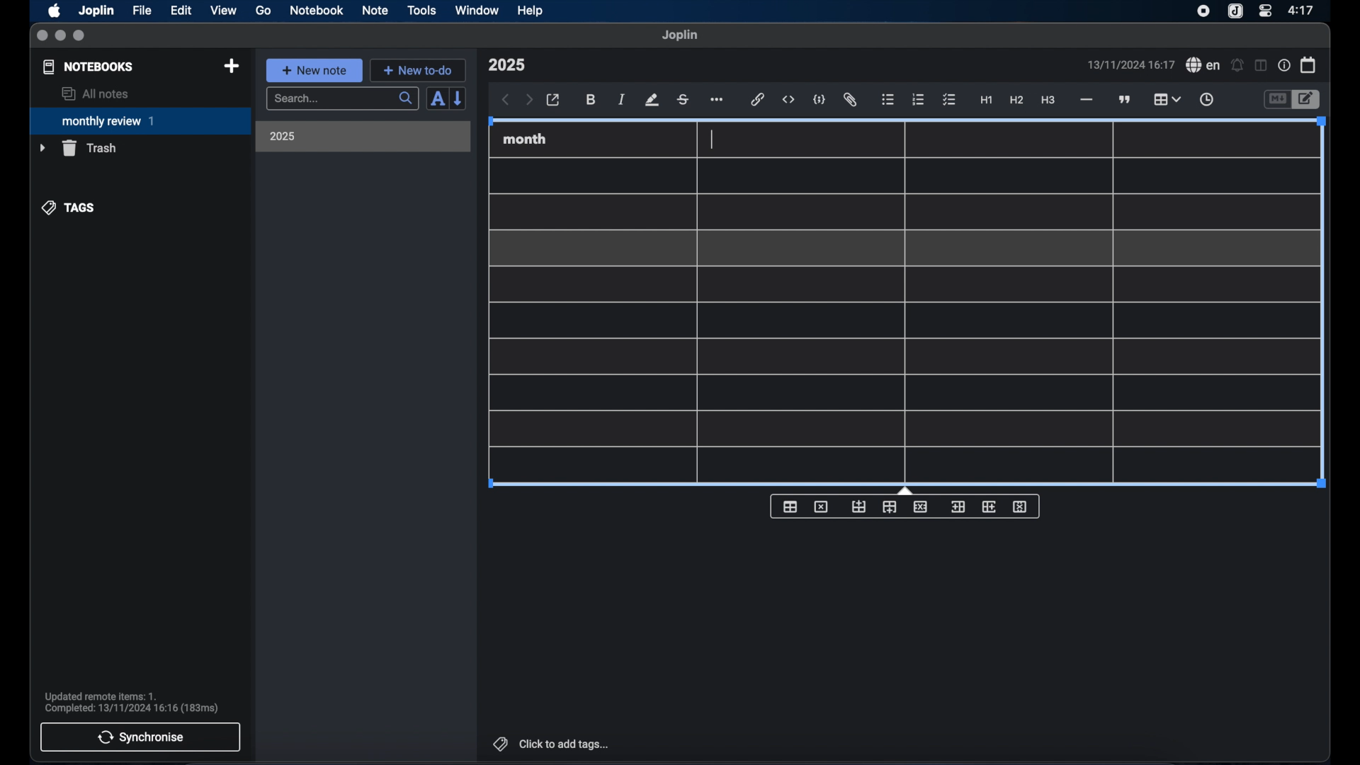  I want to click on minimize, so click(60, 36).